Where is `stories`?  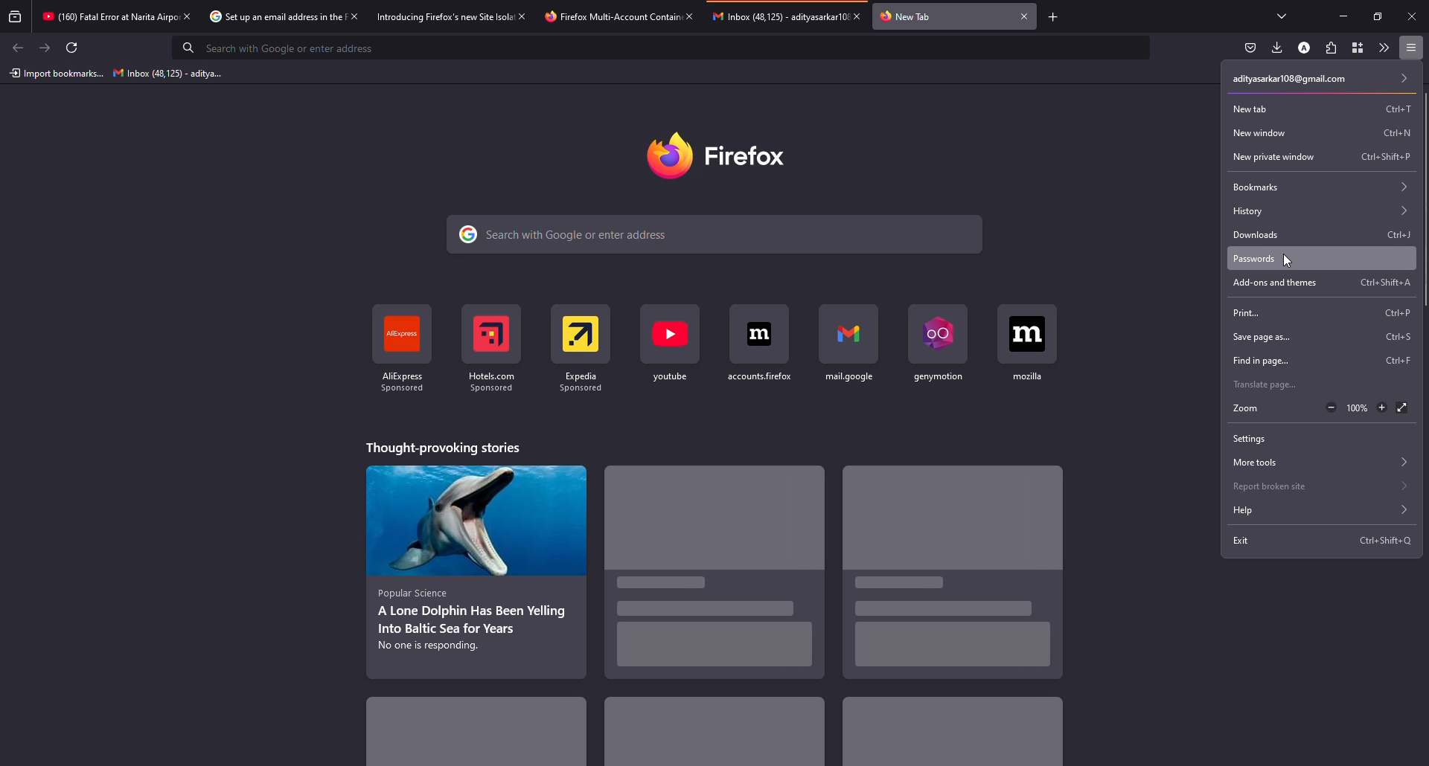 stories is located at coordinates (442, 447).